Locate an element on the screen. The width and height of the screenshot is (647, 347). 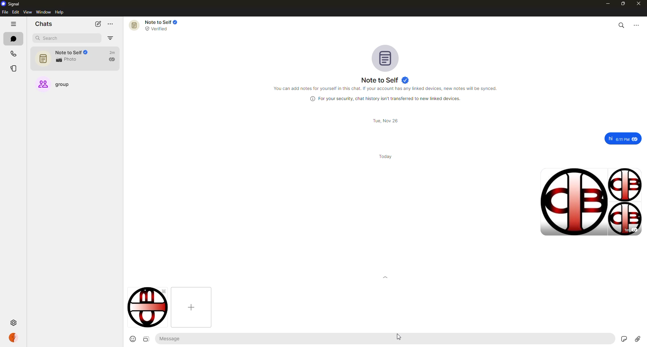
images is located at coordinates (590, 201).